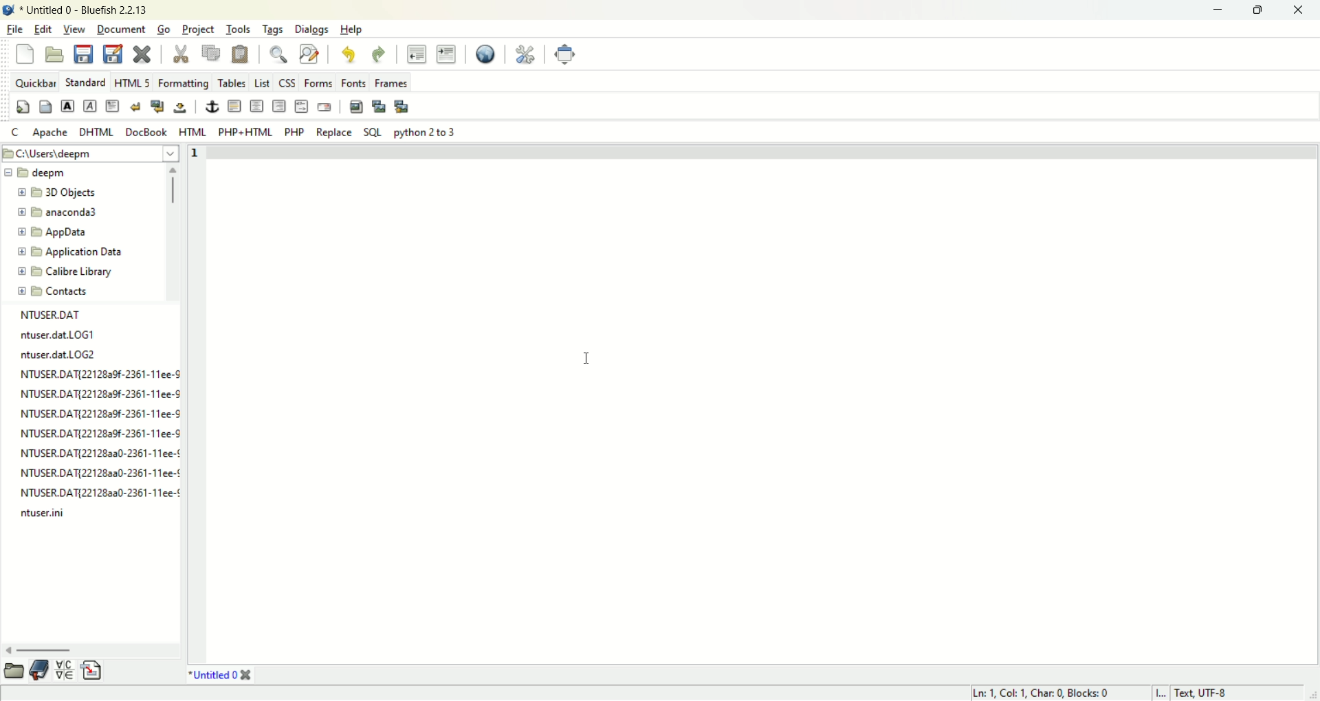  What do you see at coordinates (404, 107) in the screenshot?
I see `multi thumbnail` at bounding box center [404, 107].